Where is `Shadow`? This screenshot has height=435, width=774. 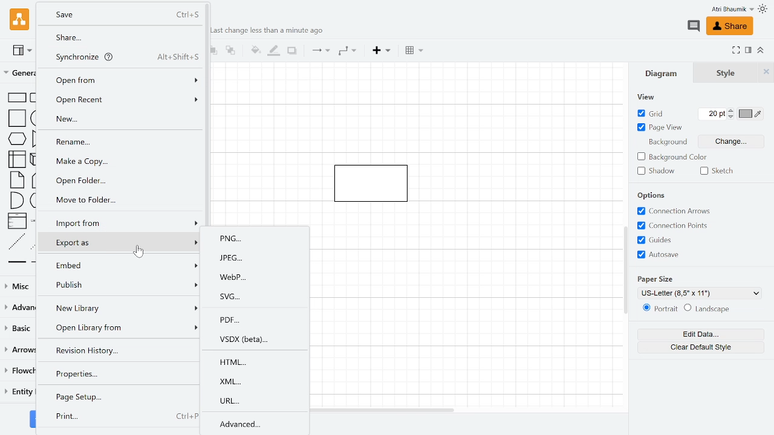 Shadow is located at coordinates (655, 171).